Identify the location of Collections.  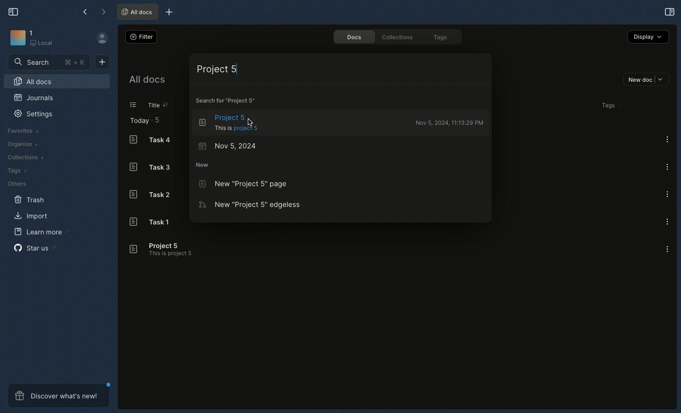
(399, 36).